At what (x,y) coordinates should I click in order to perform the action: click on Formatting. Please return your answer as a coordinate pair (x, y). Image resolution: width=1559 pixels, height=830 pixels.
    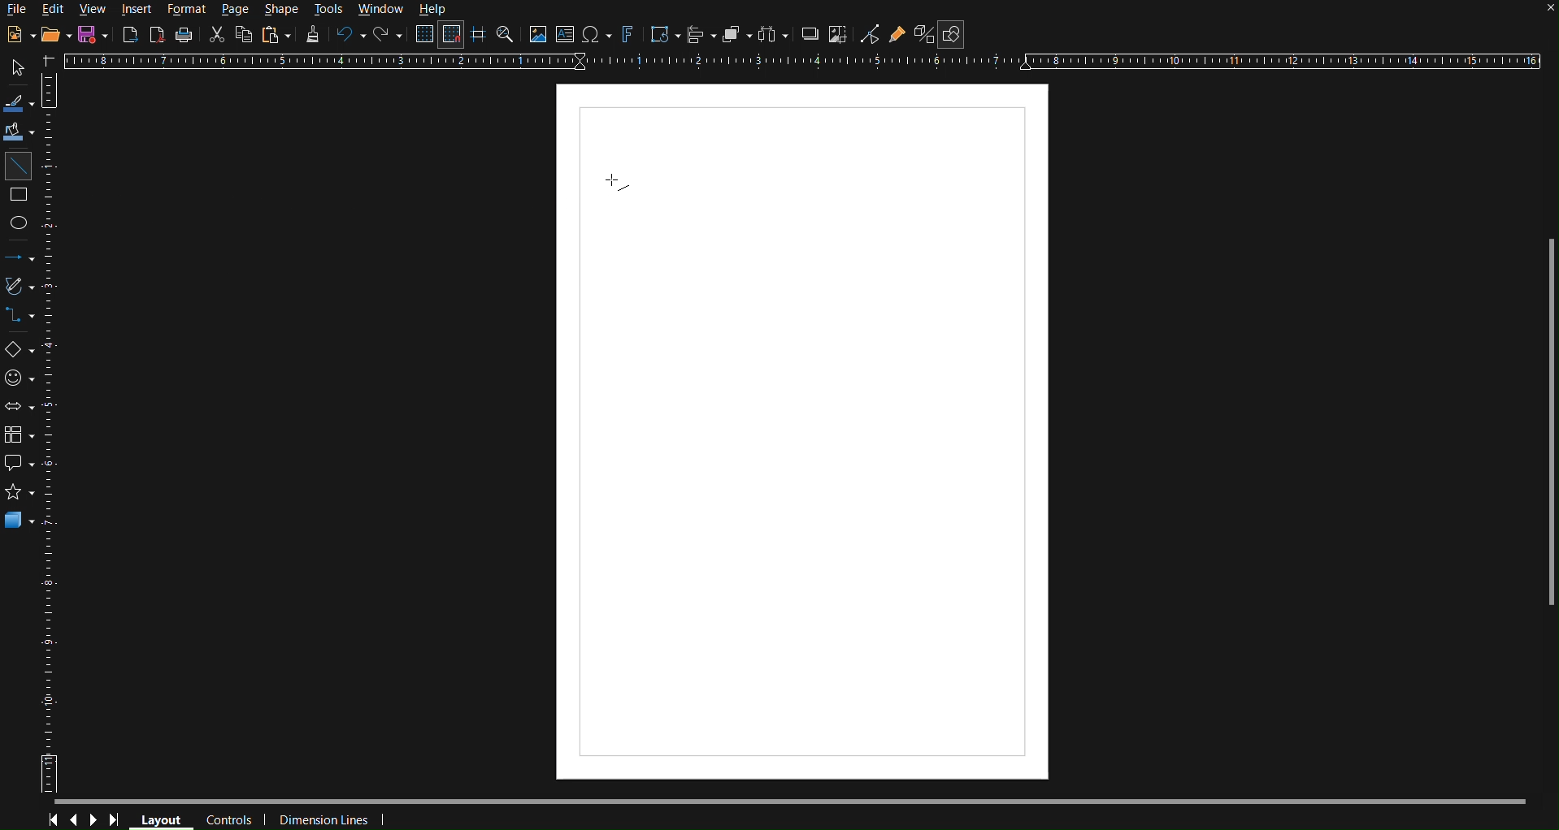
    Looking at the image, I should click on (312, 36).